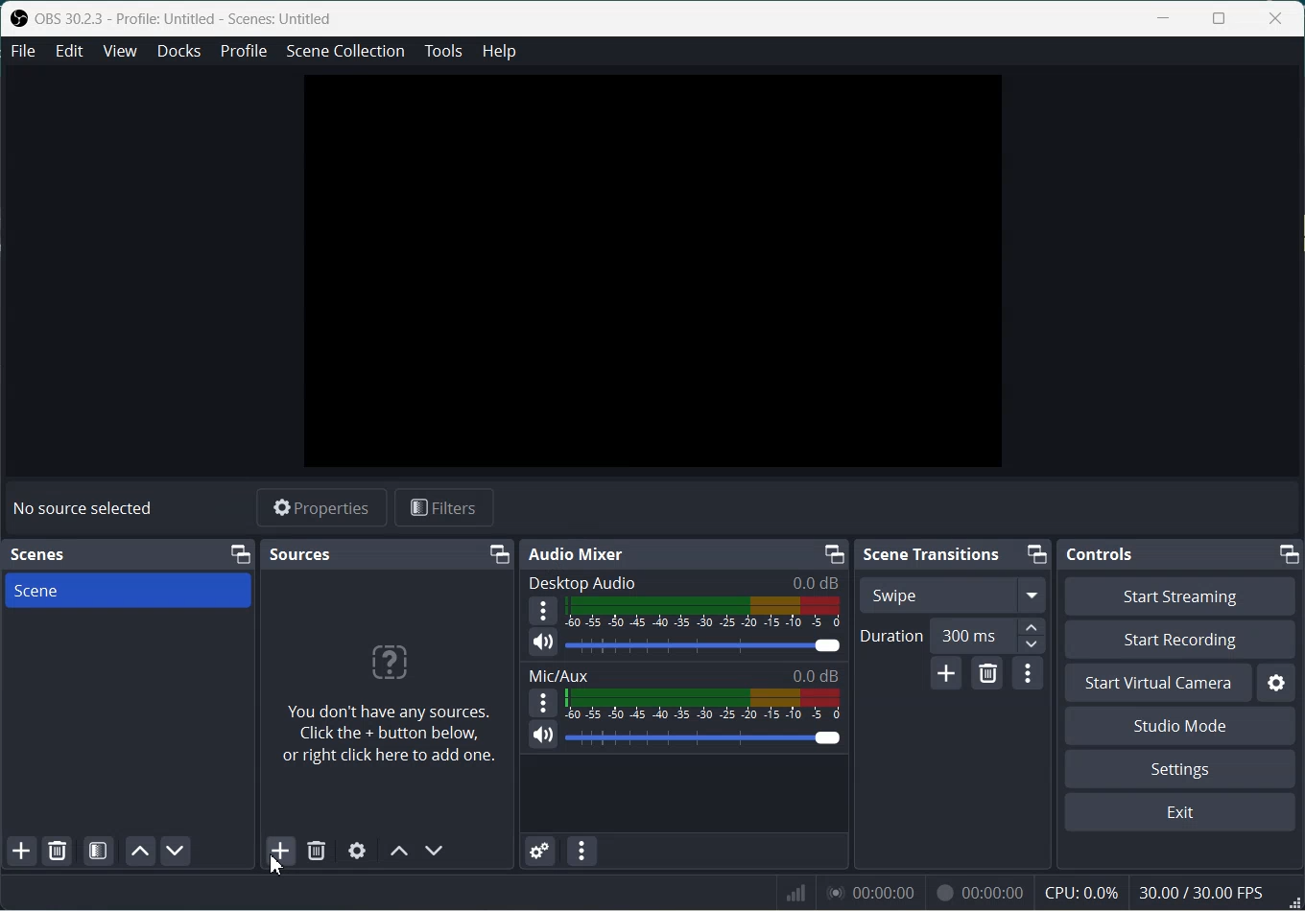  I want to click on Mute / Unmute, so click(544, 643).